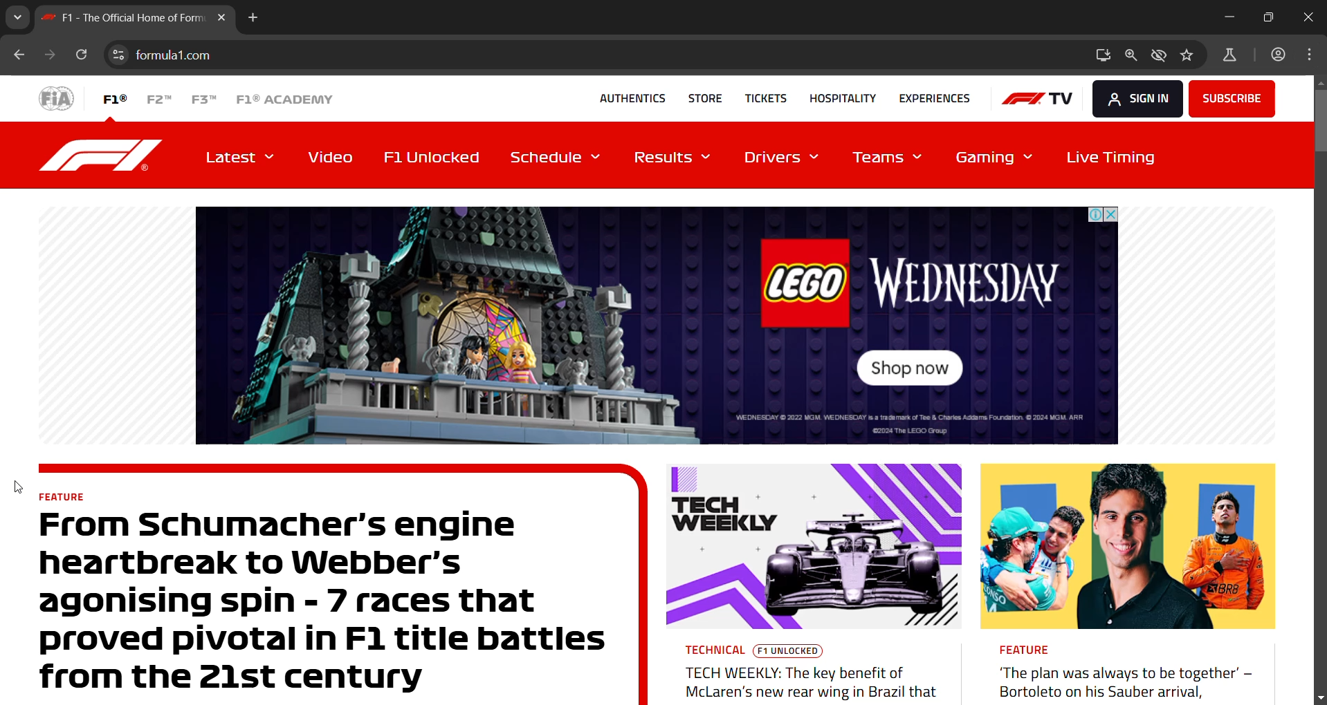  Describe the element at coordinates (812, 585) in the screenshot. I see `News : TECH WEEKLY TECHNICAL TECH WEEKLY: The key benefit ofMcLaren's new rear wing in Brazil that` at that location.